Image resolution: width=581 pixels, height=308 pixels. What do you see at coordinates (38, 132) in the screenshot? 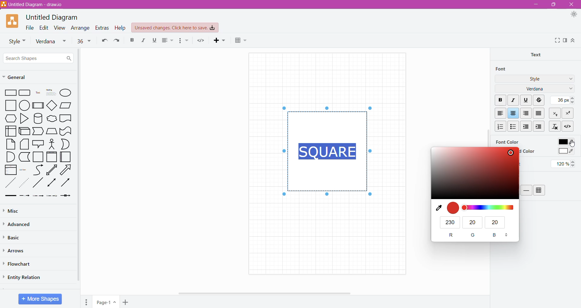
I see `Trapezoid` at bounding box center [38, 132].